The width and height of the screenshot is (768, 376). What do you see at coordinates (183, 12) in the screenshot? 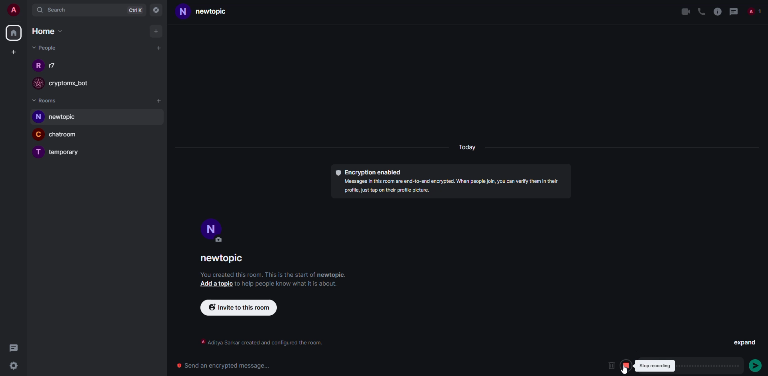
I see `N` at bounding box center [183, 12].